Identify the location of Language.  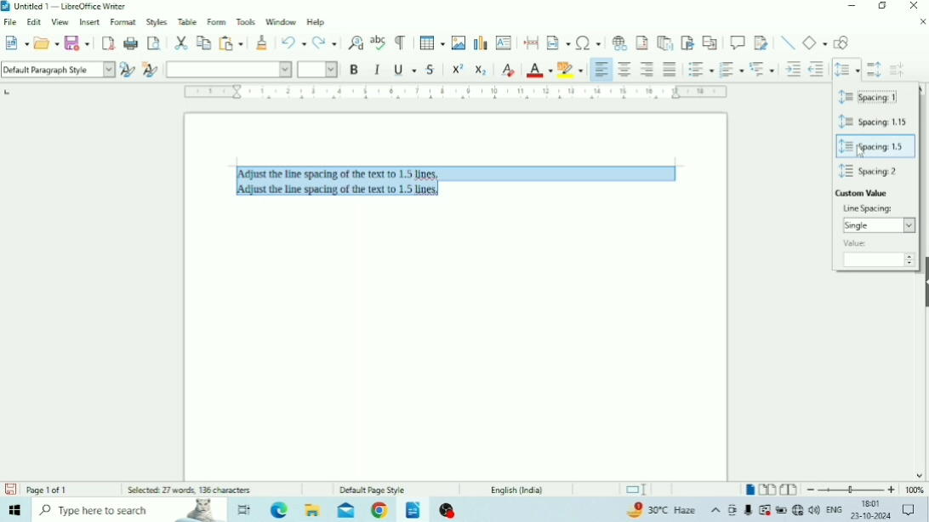
(517, 490).